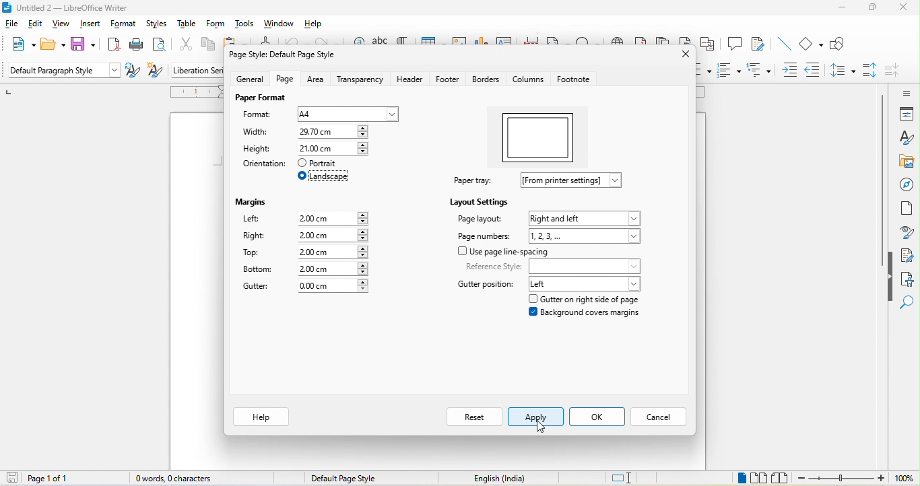  I want to click on properties, so click(905, 114).